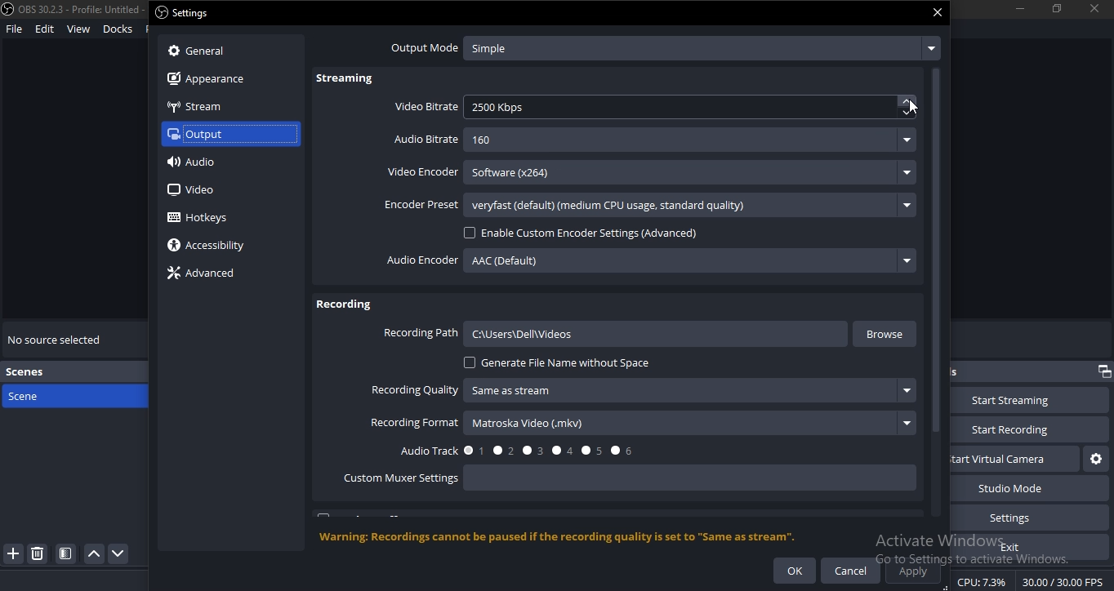 Image resolution: width=1114 pixels, height=591 pixels. Describe the element at coordinates (1028, 428) in the screenshot. I see `start recording` at that location.